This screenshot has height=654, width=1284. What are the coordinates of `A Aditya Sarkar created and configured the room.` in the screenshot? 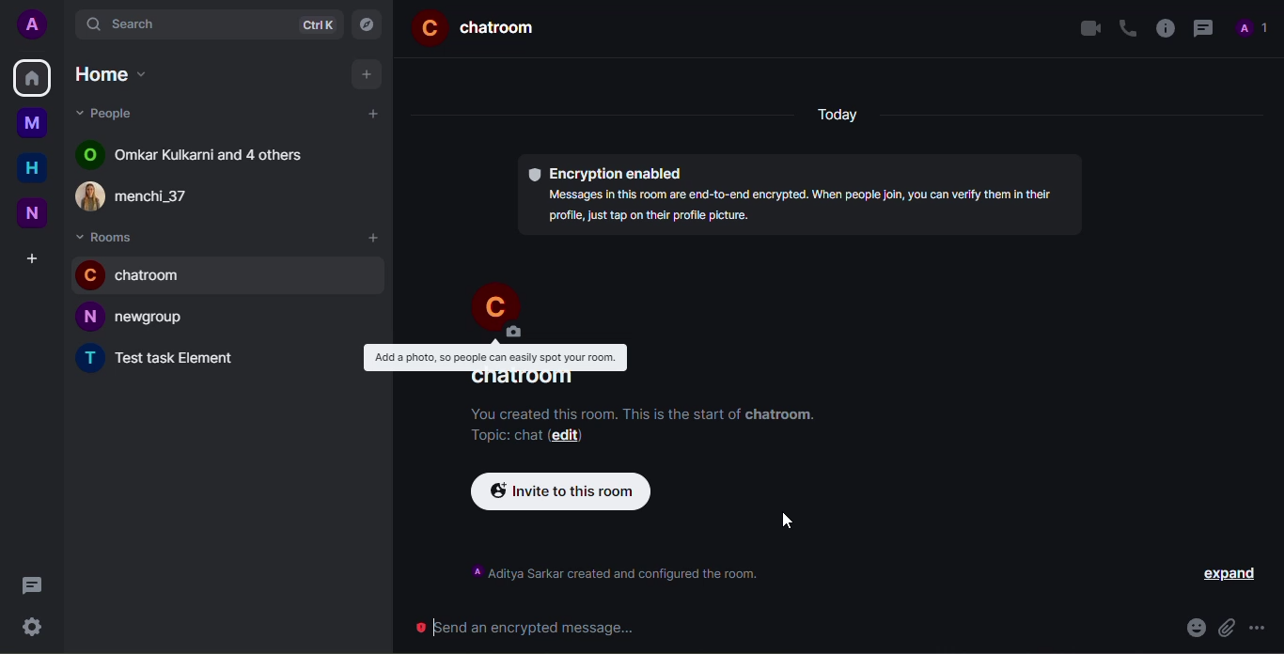 It's located at (642, 573).